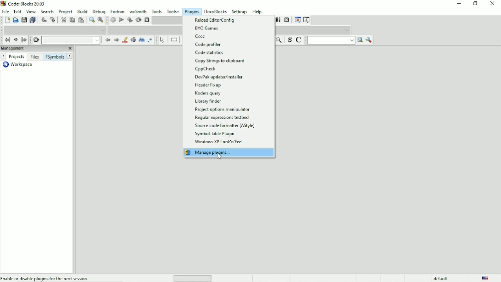 This screenshot has width=501, height=282. I want to click on Selected text, so click(133, 40).